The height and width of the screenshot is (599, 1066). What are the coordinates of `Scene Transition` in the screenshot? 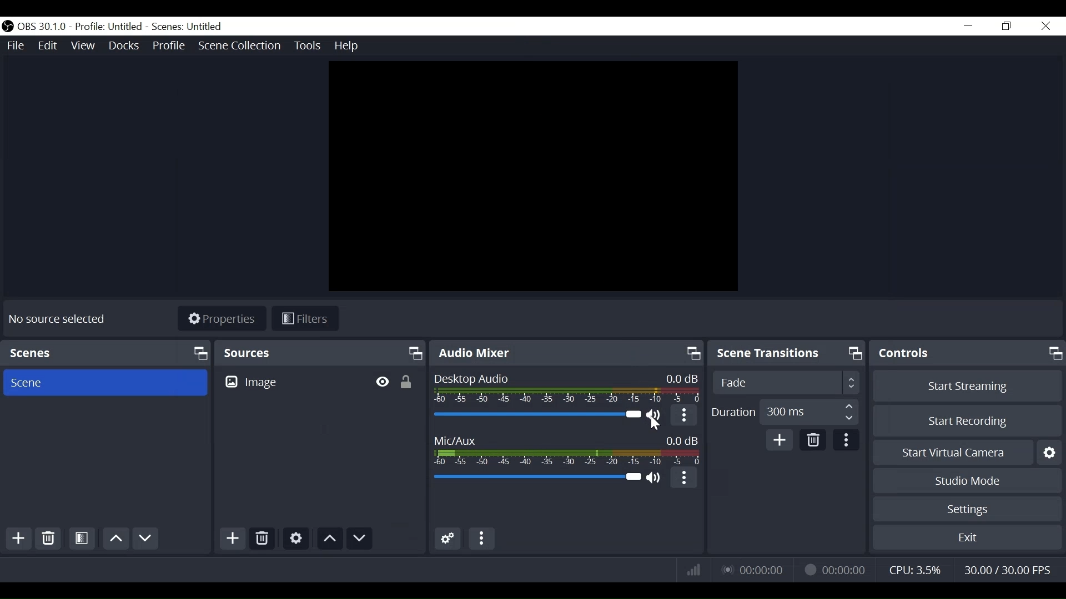 It's located at (788, 354).